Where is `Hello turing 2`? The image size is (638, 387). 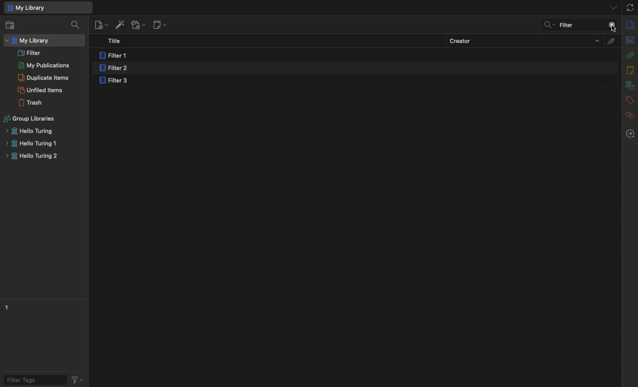
Hello turing 2 is located at coordinates (31, 157).